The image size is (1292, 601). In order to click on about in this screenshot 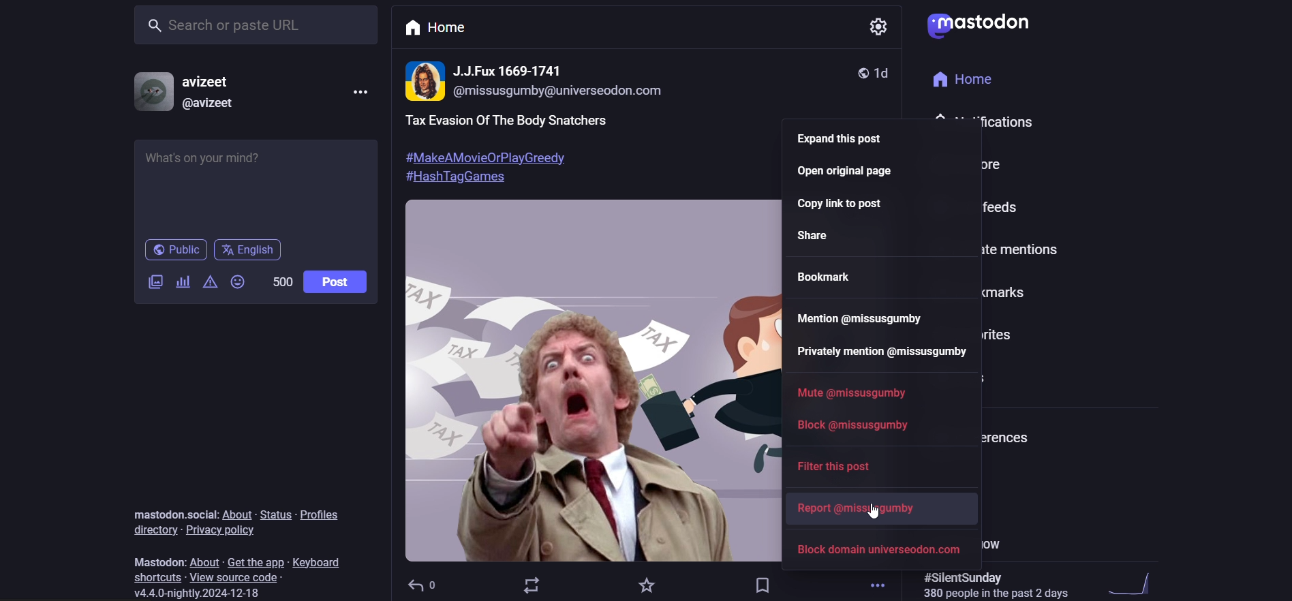, I will do `click(237, 512)`.